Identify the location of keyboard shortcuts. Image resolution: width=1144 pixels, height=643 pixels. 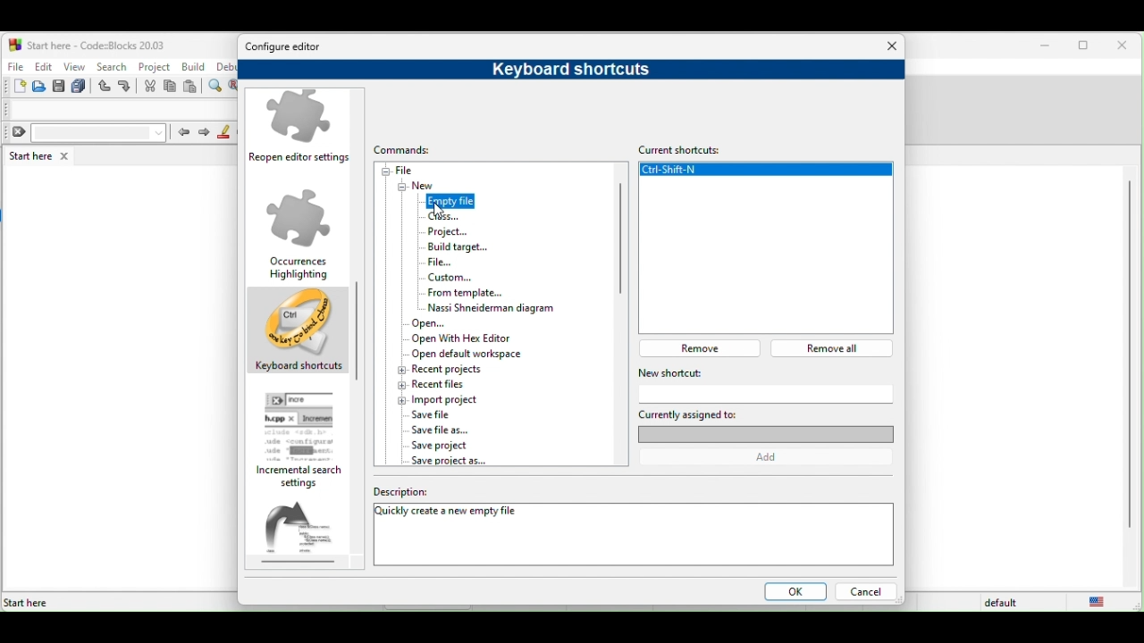
(299, 333).